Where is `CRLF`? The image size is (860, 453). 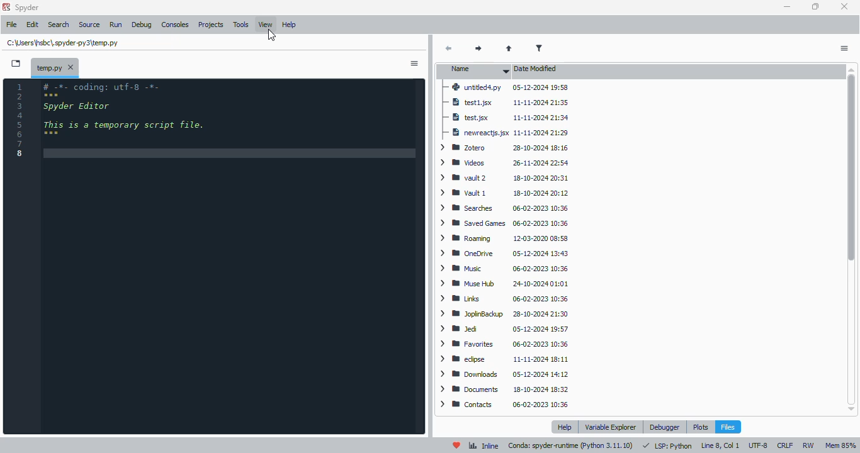 CRLF is located at coordinates (784, 445).